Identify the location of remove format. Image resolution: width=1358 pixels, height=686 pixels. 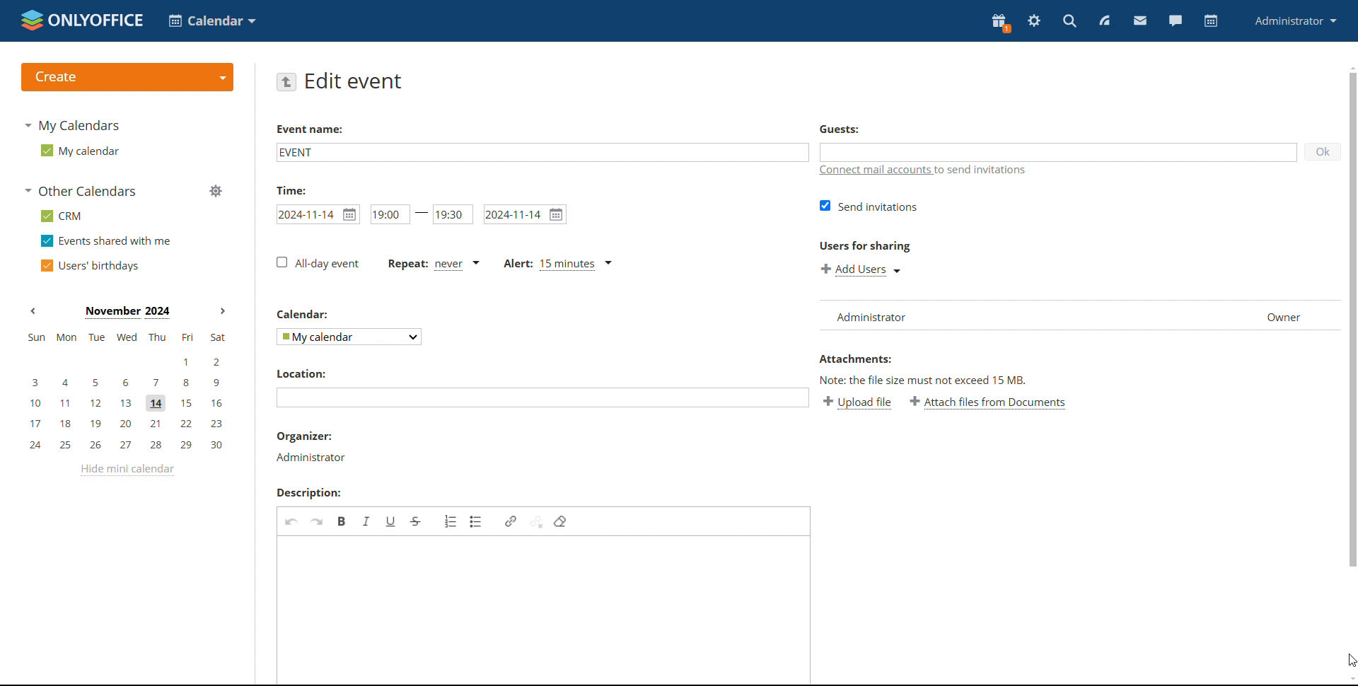
(561, 521).